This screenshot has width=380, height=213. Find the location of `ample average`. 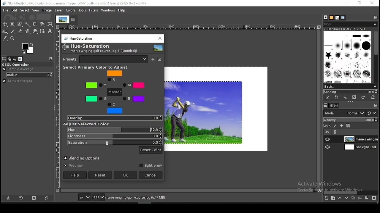

ample average is located at coordinates (19, 69).